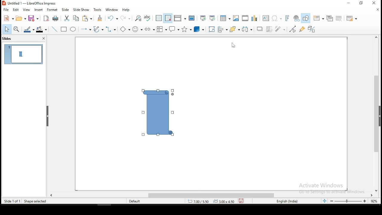  Describe the element at coordinates (8, 18) in the screenshot. I see `new` at that location.